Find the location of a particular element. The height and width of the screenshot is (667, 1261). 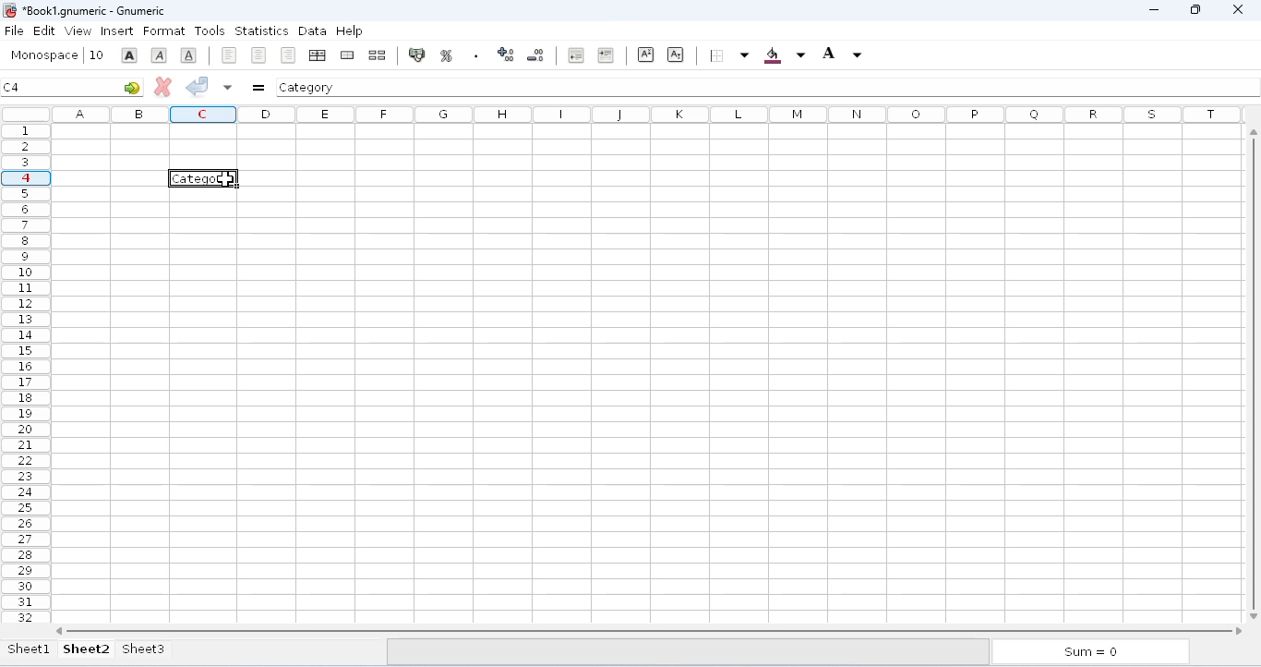

sheet2 is located at coordinates (87, 649).